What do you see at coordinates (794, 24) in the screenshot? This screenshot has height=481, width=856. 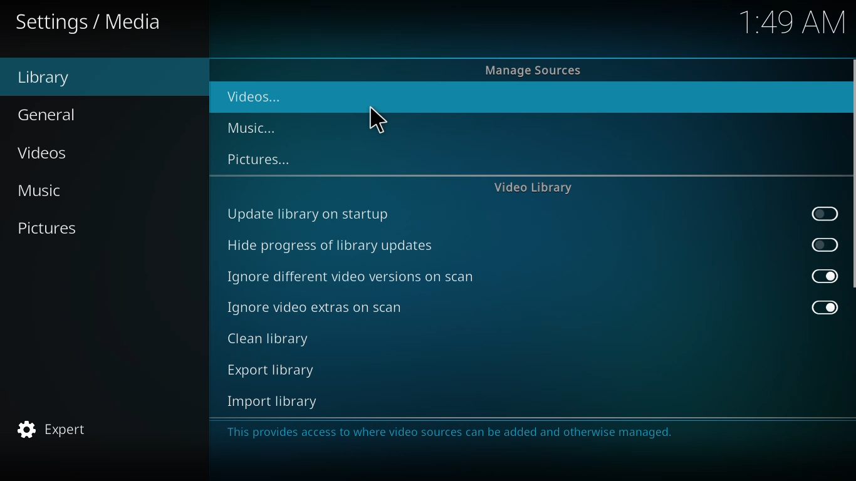 I see `time` at bounding box center [794, 24].